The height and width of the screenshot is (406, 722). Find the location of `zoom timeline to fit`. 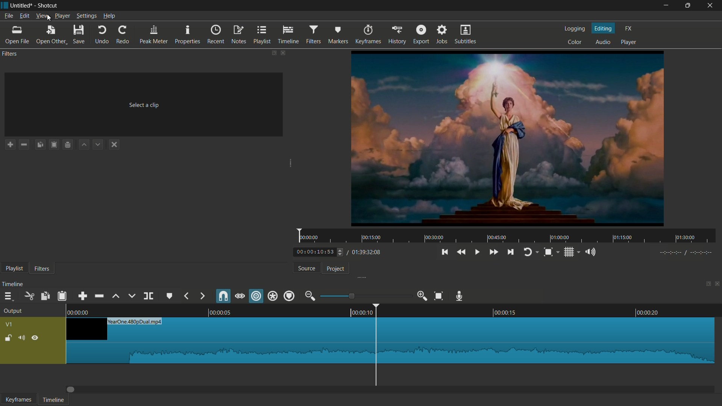

zoom timeline to fit is located at coordinates (439, 295).